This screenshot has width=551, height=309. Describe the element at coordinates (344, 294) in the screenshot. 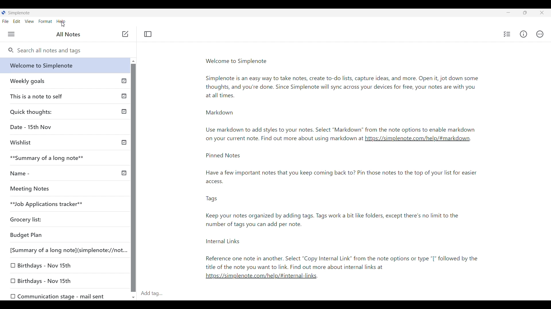

I see `Click to type in tags` at that location.